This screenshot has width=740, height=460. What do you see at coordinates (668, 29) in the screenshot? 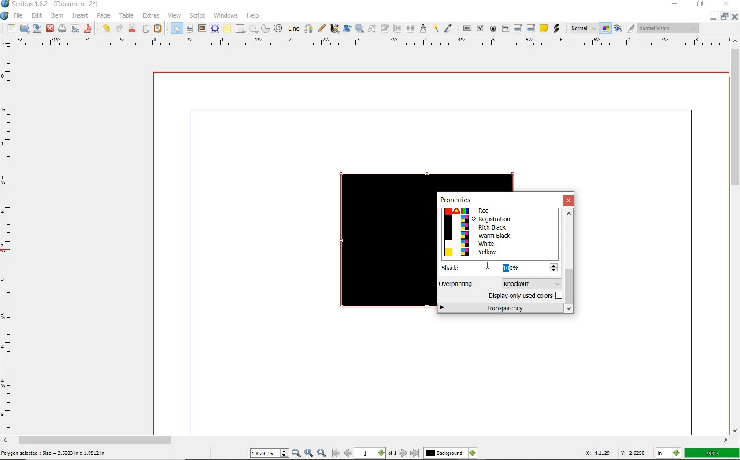
I see `Visual appearance of the display` at bounding box center [668, 29].